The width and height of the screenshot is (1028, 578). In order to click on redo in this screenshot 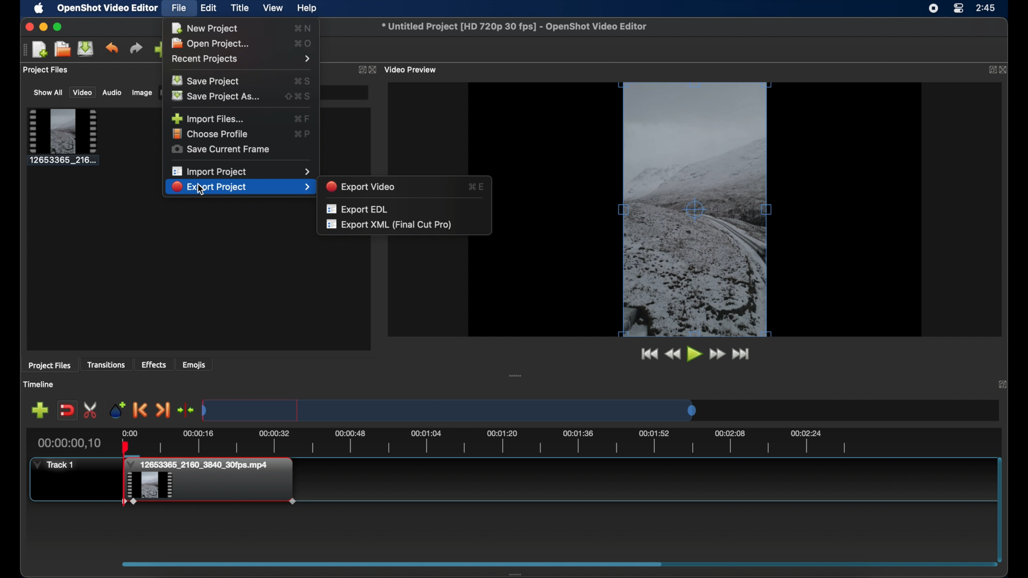, I will do `click(136, 48)`.